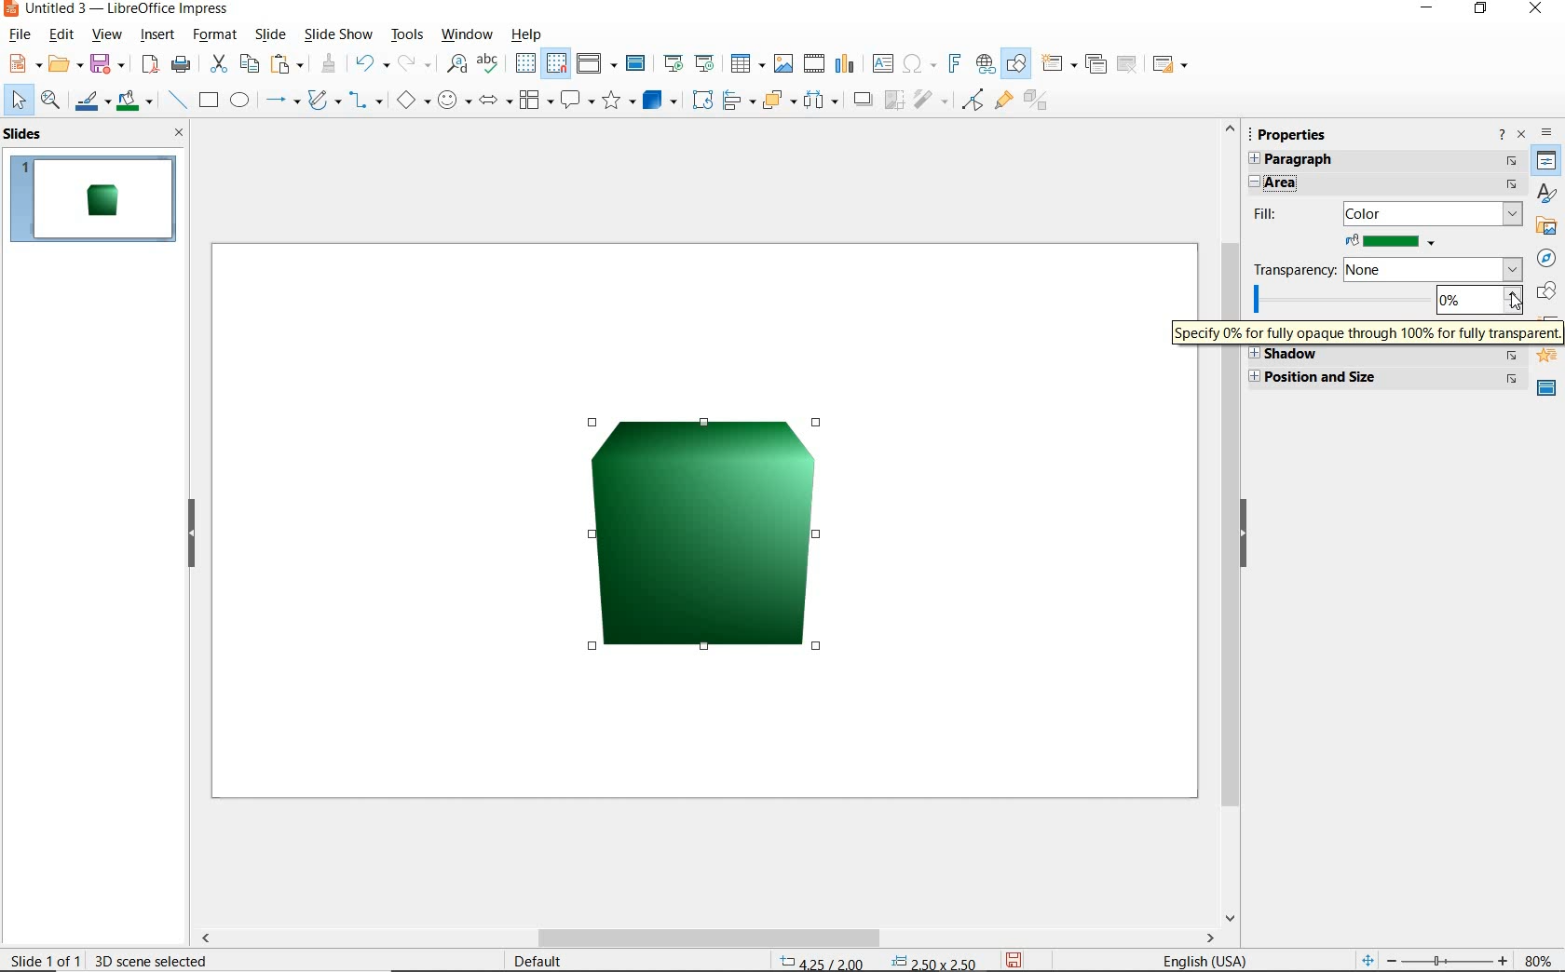 Image resolution: width=1565 pixels, height=972 pixels. Describe the element at coordinates (1480, 10) in the screenshot. I see `RESTORE DOWN` at that location.